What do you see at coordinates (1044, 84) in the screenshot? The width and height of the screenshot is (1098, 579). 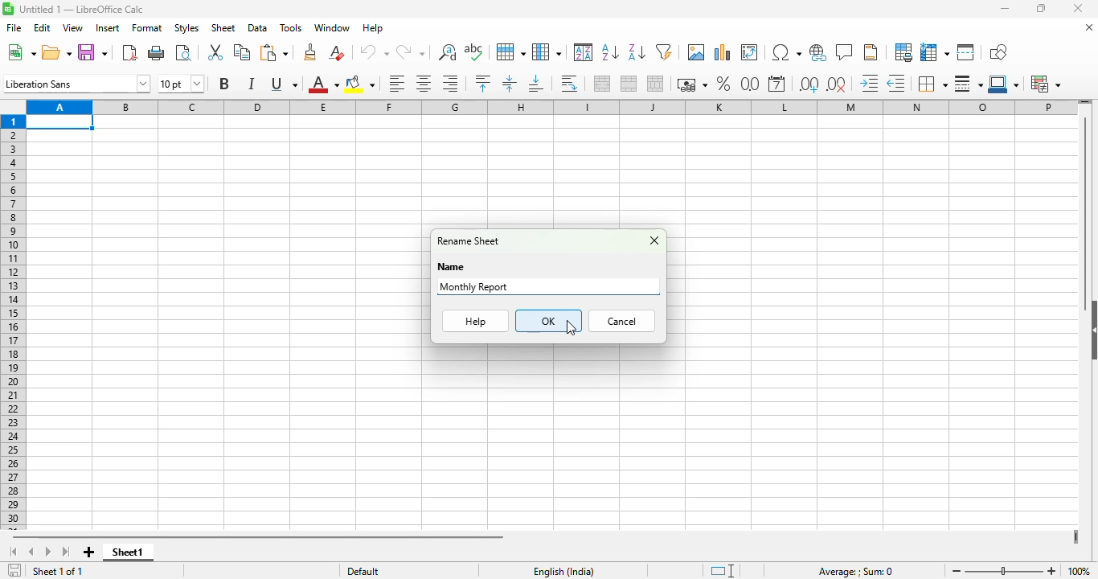 I see `conditional` at bounding box center [1044, 84].